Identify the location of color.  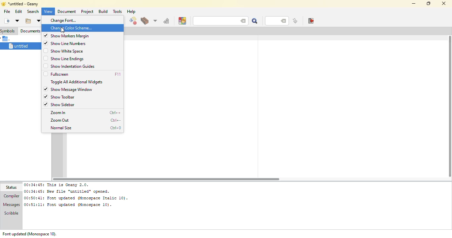
(182, 21).